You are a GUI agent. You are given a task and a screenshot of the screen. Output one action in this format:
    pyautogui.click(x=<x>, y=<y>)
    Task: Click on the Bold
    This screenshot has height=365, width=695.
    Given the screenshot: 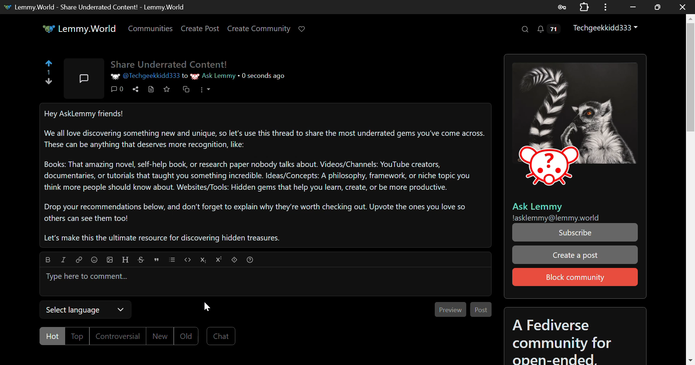 What is the action you would take?
    pyautogui.click(x=47, y=260)
    